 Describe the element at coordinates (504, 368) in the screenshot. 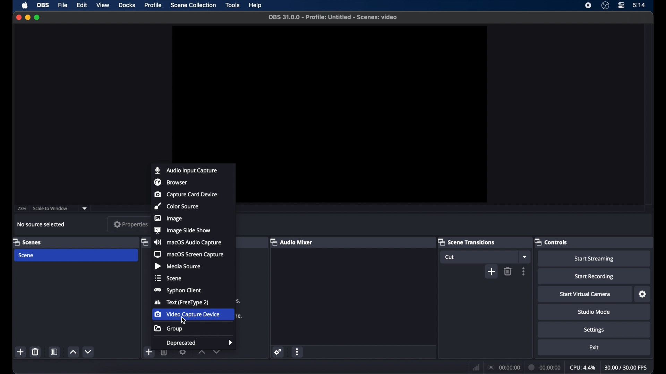

I see `connection` at that location.